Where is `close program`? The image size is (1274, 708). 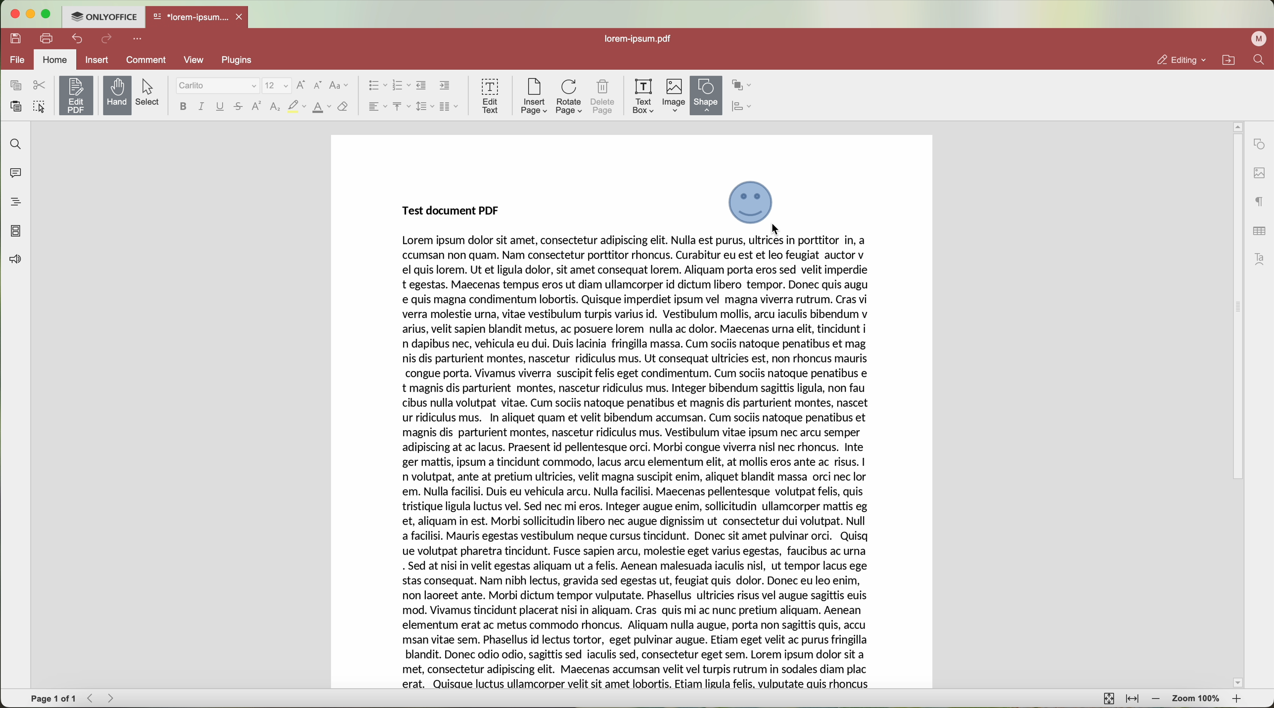
close program is located at coordinates (15, 14).